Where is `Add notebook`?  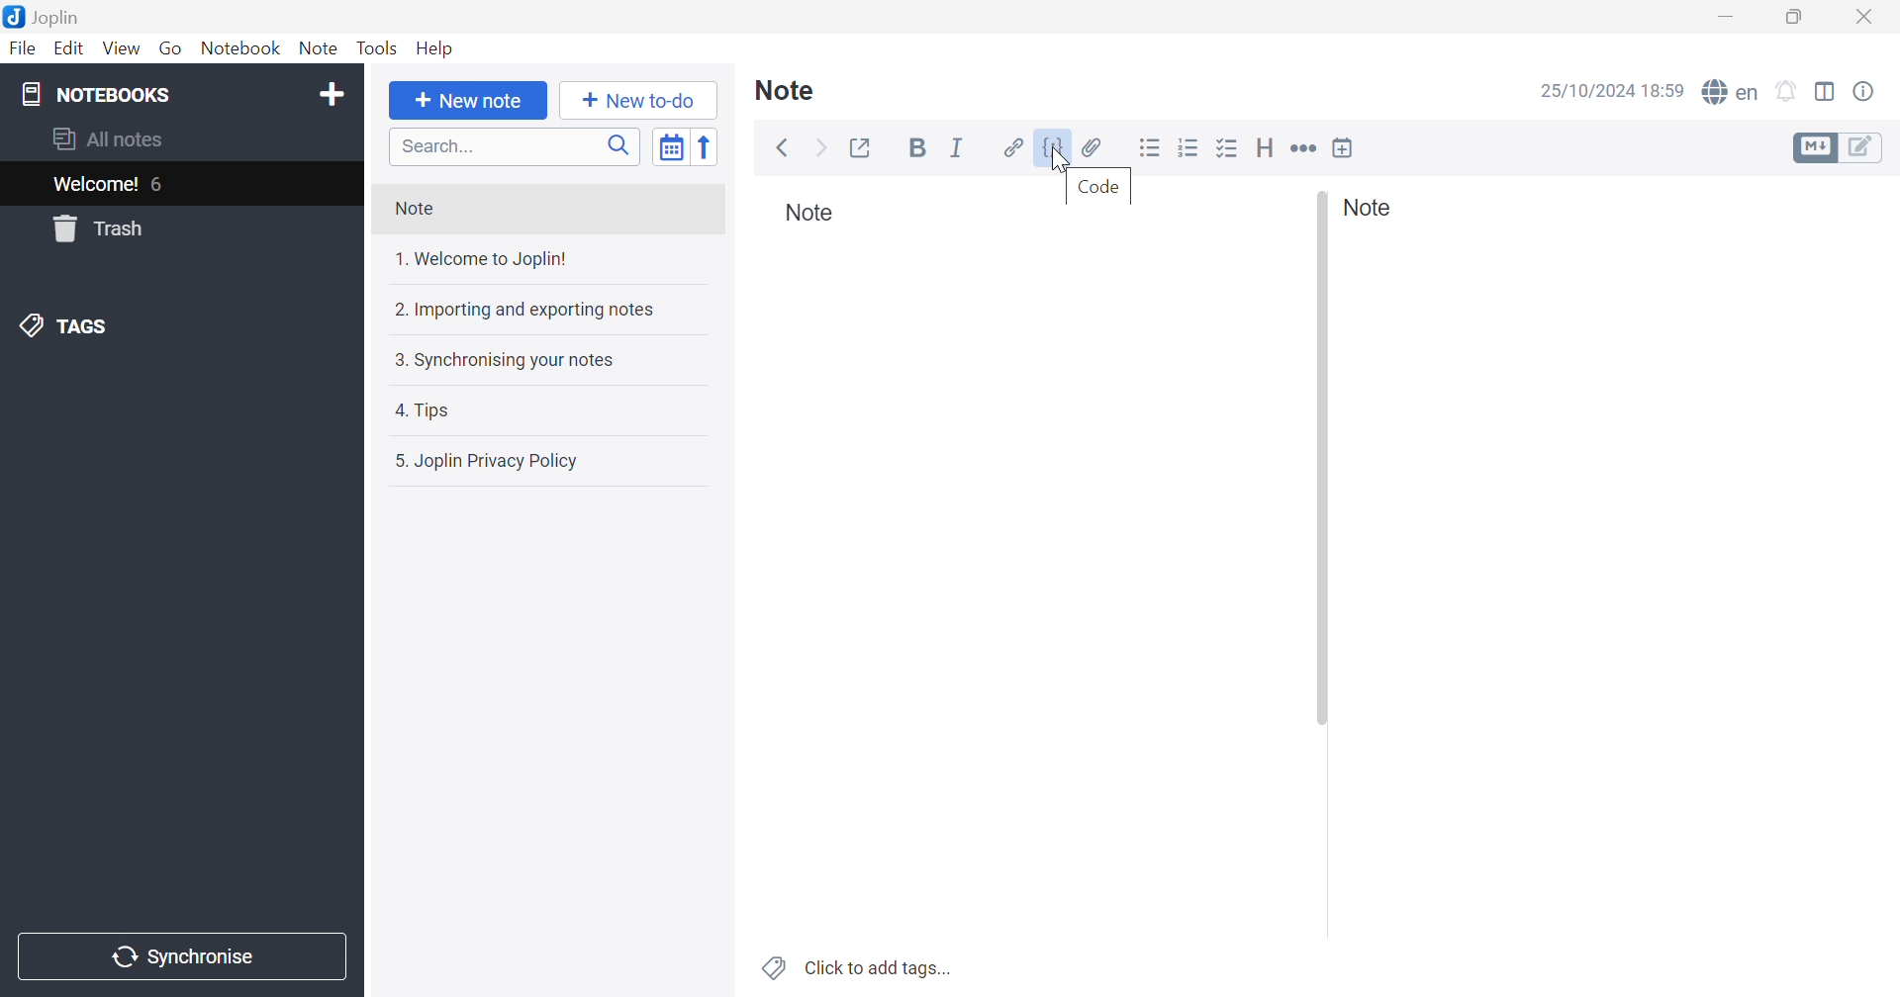
Add notebook is located at coordinates (334, 97).